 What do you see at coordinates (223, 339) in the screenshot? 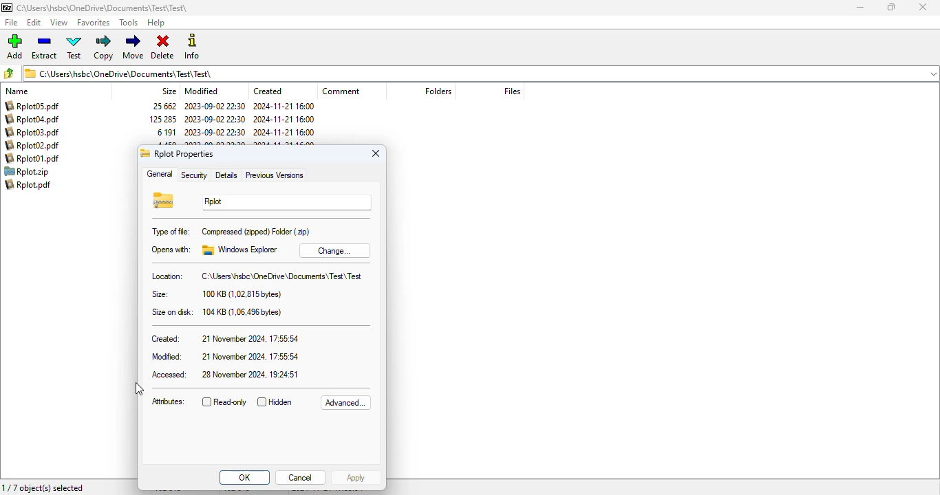
I see `created: 21 november 2024, 15:55:54` at bounding box center [223, 339].